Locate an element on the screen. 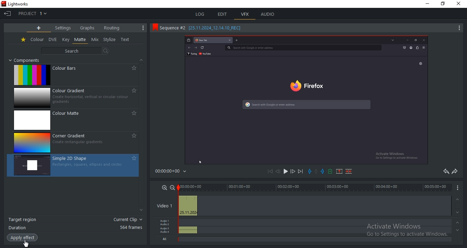  zoom out is located at coordinates (173, 187).